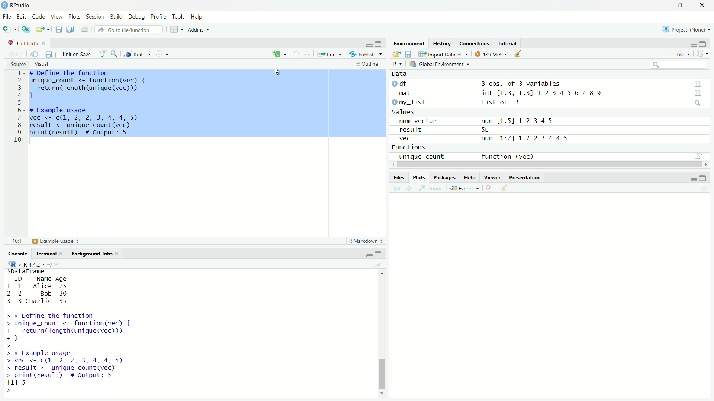 The width and height of the screenshot is (714, 401). What do you see at coordinates (174, 29) in the screenshot?
I see `workspace panes` at bounding box center [174, 29].